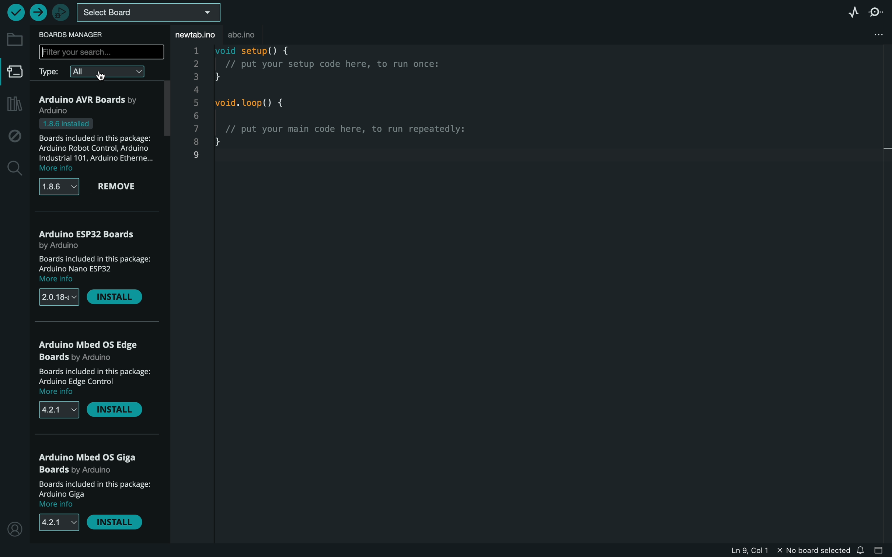  Describe the element at coordinates (147, 13) in the screenshot. I see `board selecter` at that location.